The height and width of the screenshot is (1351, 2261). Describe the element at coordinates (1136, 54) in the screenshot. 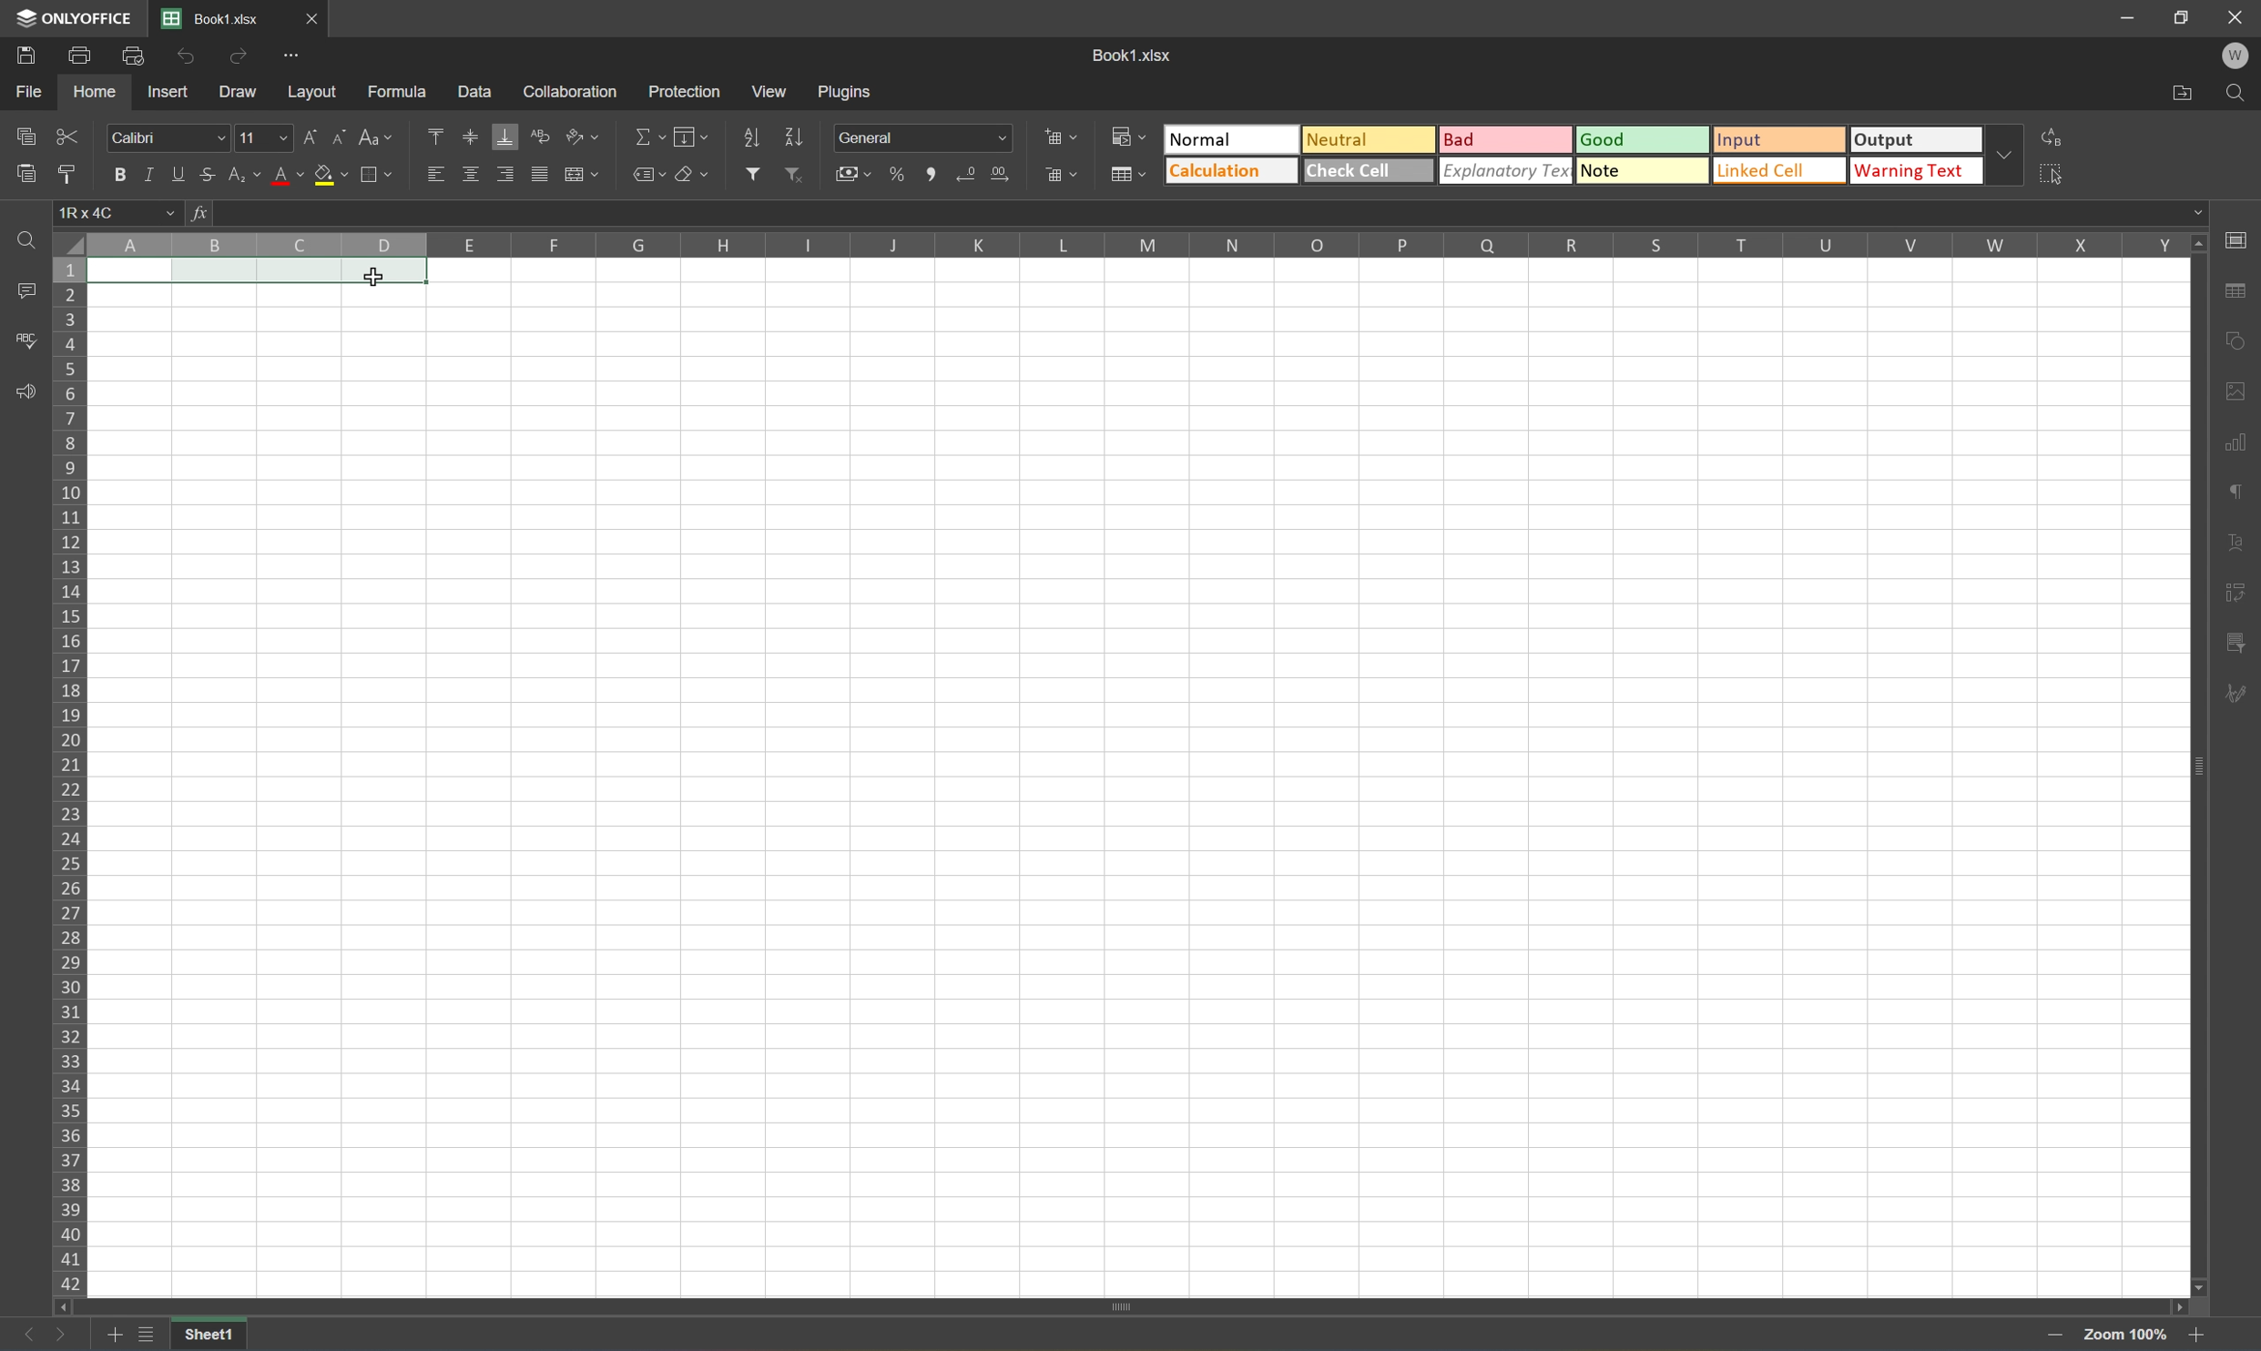

I see `Book1.xlsx` at that location.